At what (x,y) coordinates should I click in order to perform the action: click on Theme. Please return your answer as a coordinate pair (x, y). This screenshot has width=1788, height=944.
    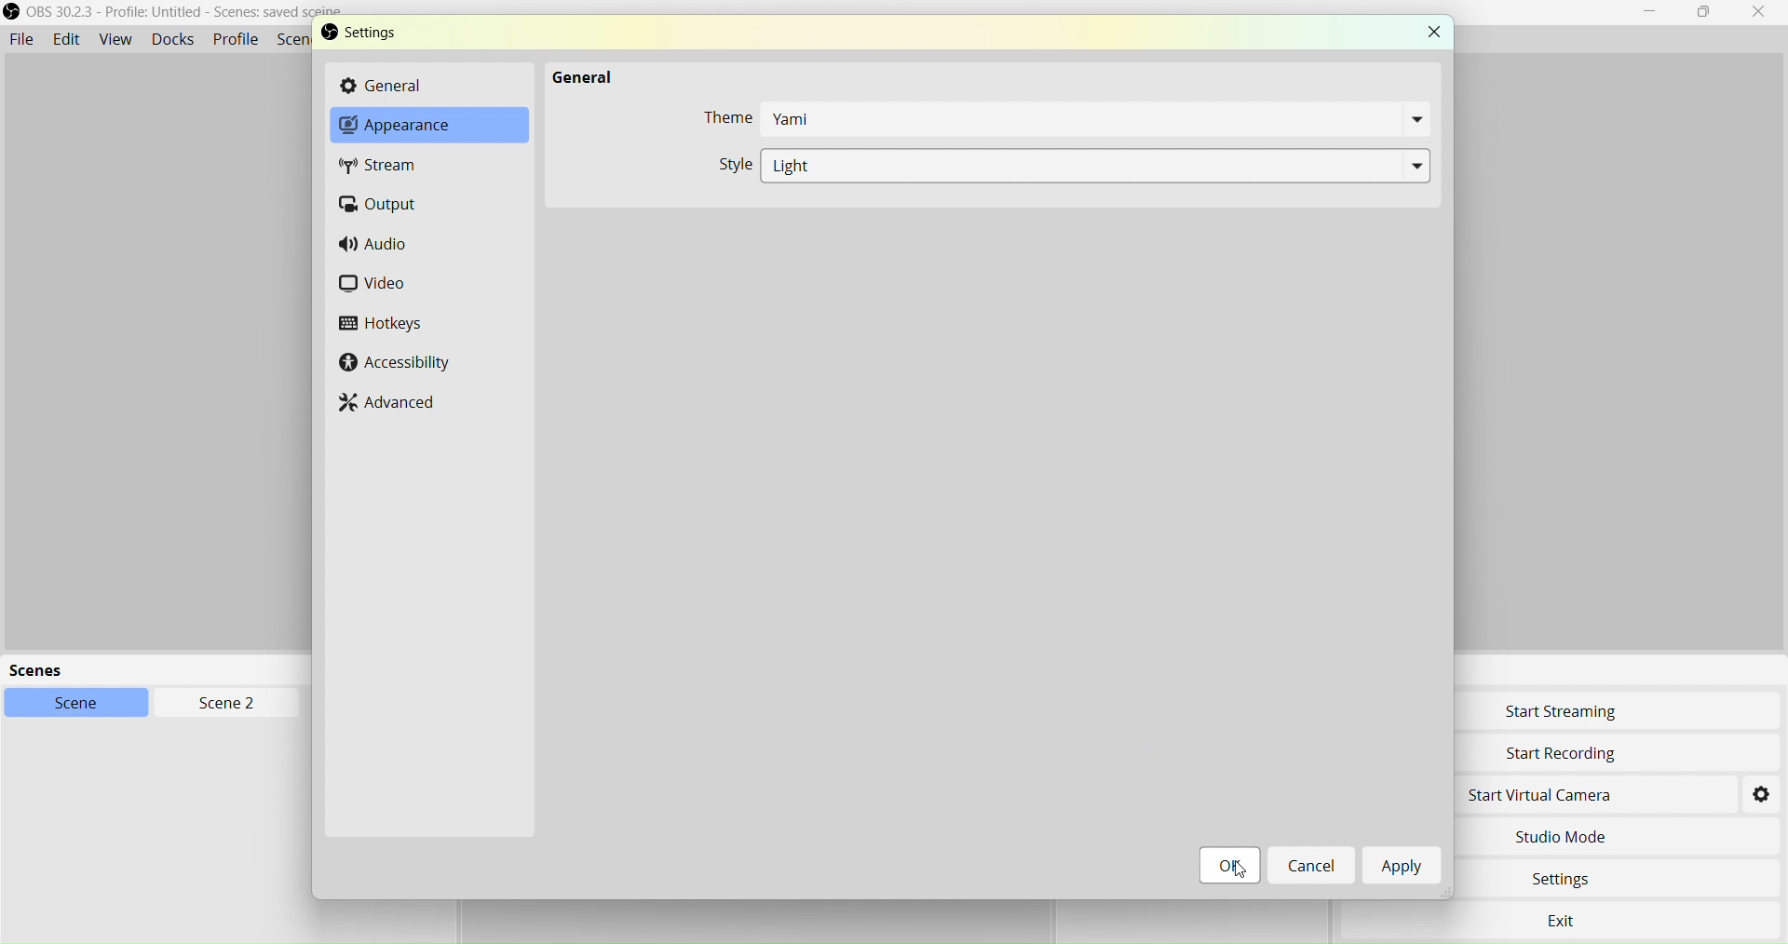
    Looking at the image, I should click on (1063, 121).